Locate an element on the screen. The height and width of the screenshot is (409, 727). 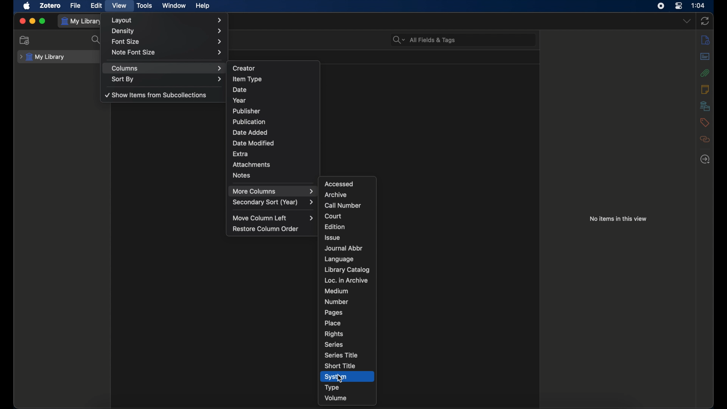
cursor is located at coordinates (341, 379).